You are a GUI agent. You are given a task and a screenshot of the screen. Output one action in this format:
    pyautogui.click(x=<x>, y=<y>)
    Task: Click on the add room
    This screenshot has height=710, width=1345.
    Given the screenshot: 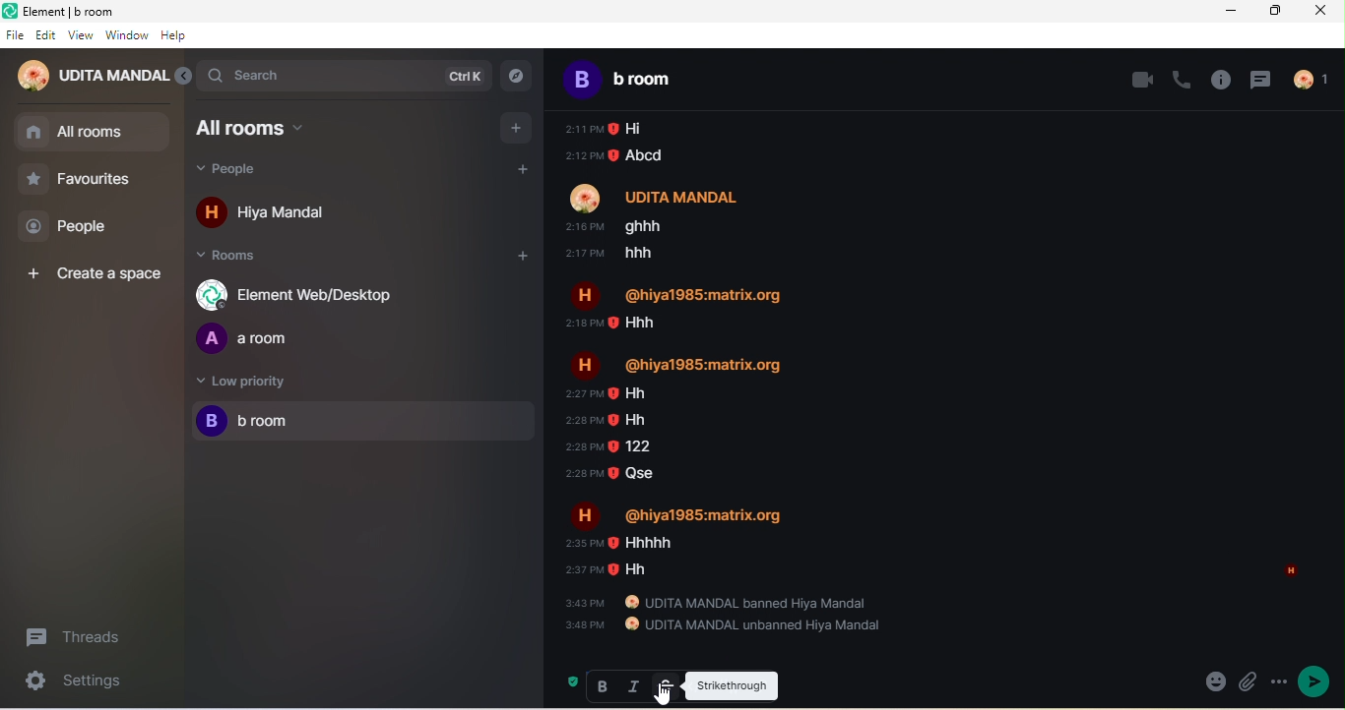 What is the action you would take?
    pyautogui.click(x=511, y=260)
    